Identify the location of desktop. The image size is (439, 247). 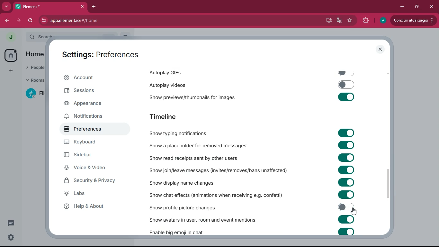
(327, 20).